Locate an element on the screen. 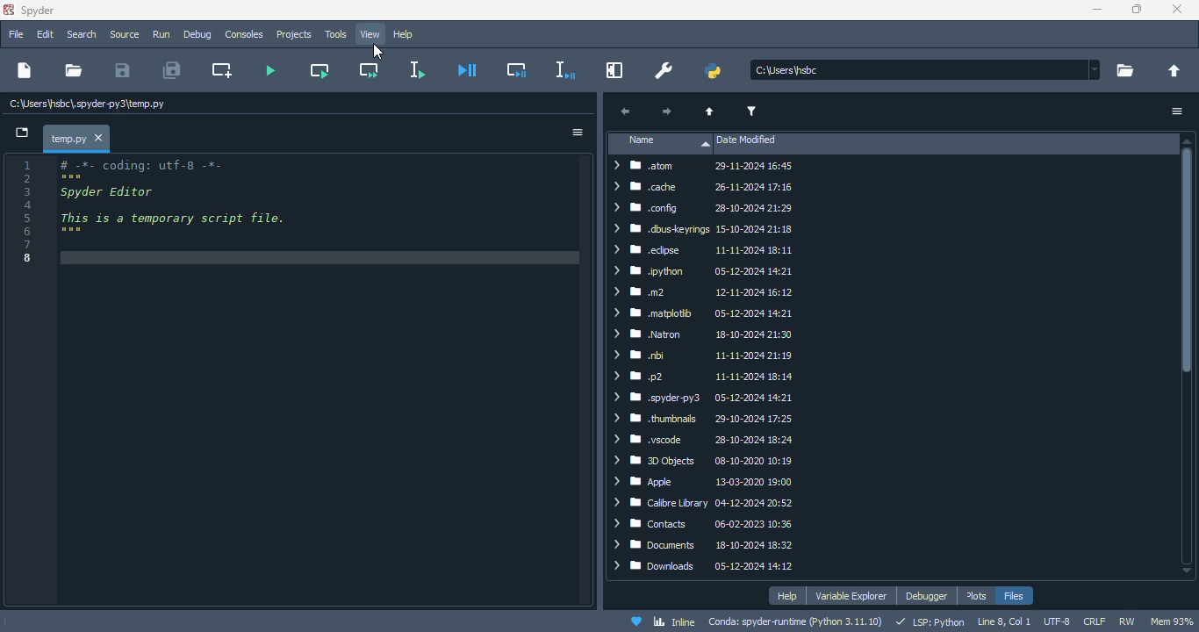 Image resolution: width=1199 pixels, height=632 pixels. mem 93% is located at coordinates (1173, 621).